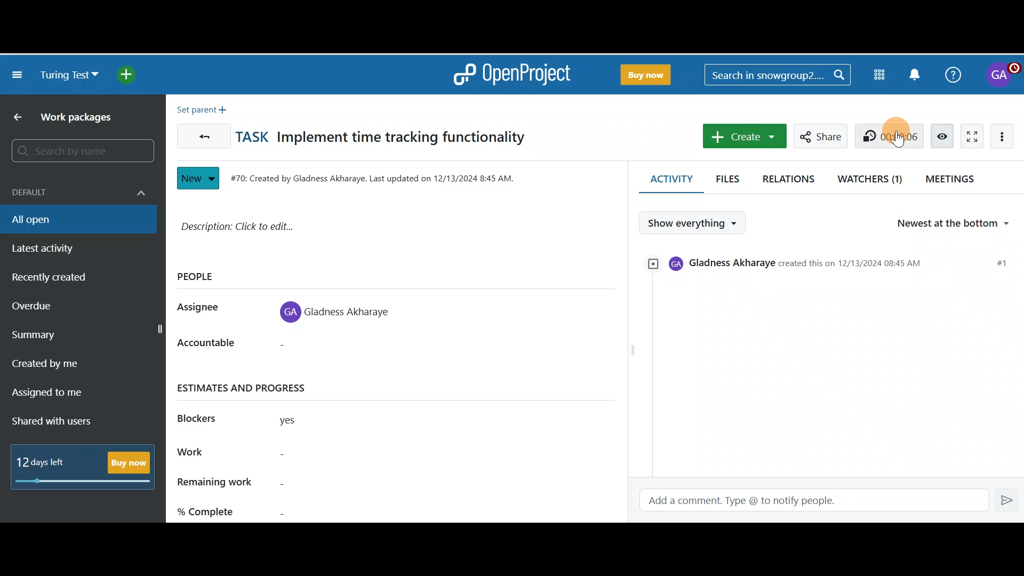 This screenshot has width=1024, height=576. Describe the element at coordinates (61, 309) in the screenshot. I see `Overdue` at that location.